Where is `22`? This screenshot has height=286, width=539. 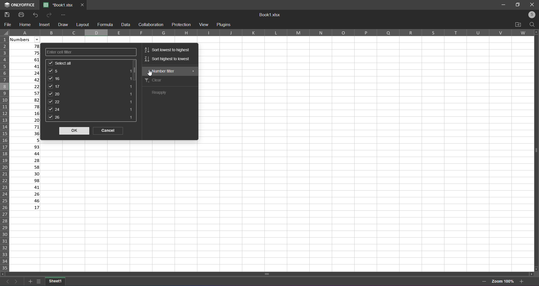 22 is located at coordinates (90, 102).